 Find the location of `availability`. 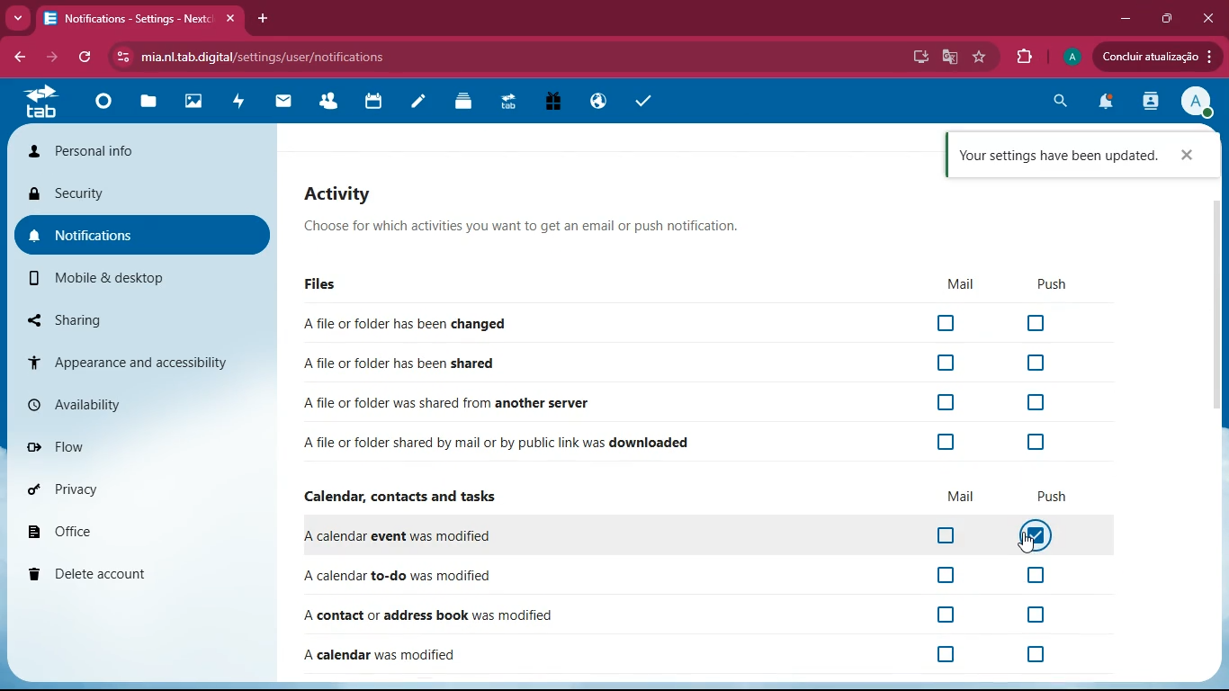

availability is located at coordinates (140, 405).